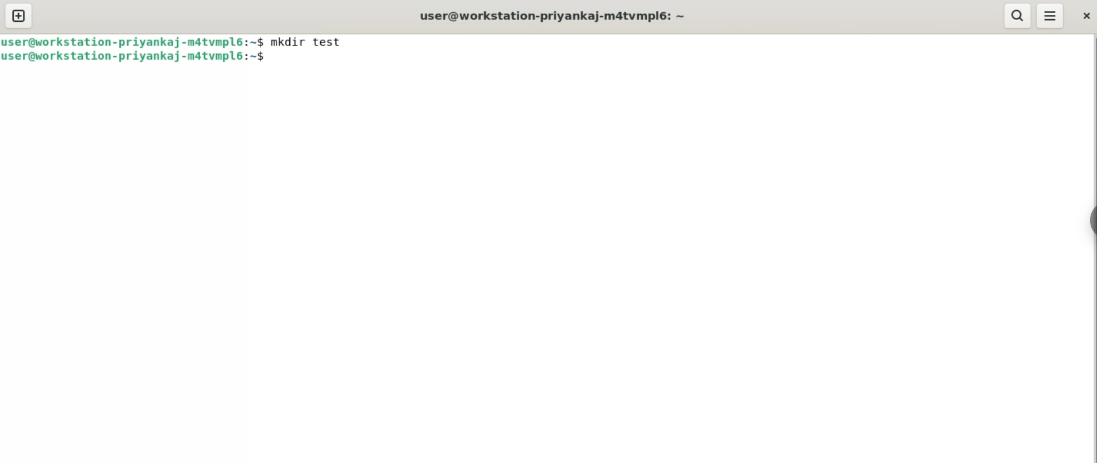  What do you see at coordinates (1018, 16) in the screenshot?
I see `search` at bounding box center [1018, 16].